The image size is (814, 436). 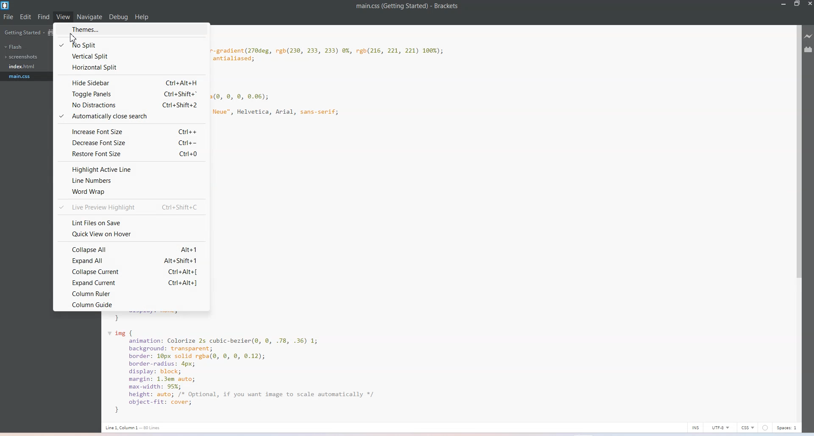 I want to click on Navigate, so click(x=90, y=17).